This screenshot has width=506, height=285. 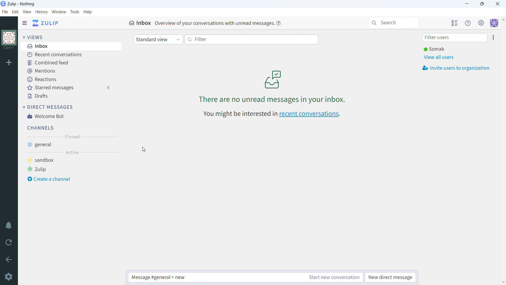 What do you see at coordinates (393, 23) in the screenshot?
I see `search` at bounding box center [393, 23].